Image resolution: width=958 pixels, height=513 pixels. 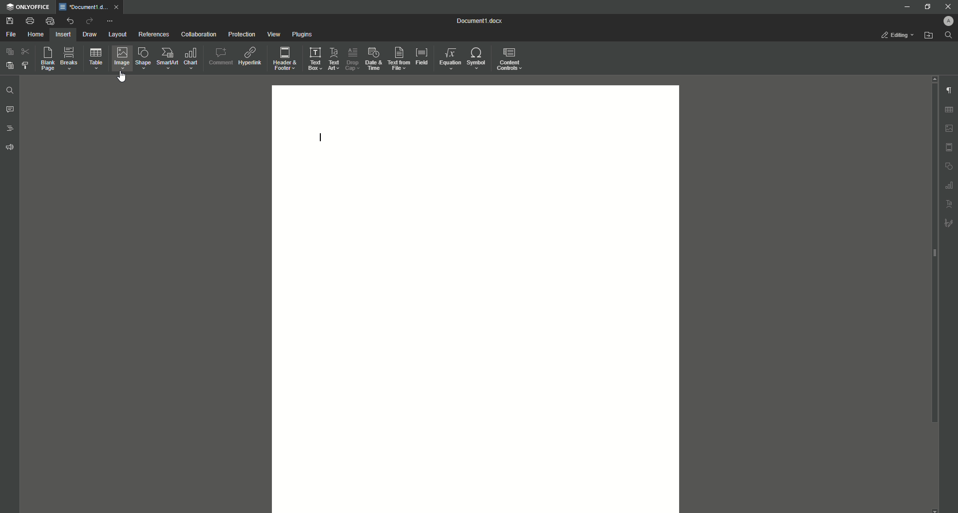 I want to click on Image Settings, so click(x=950, y=128).